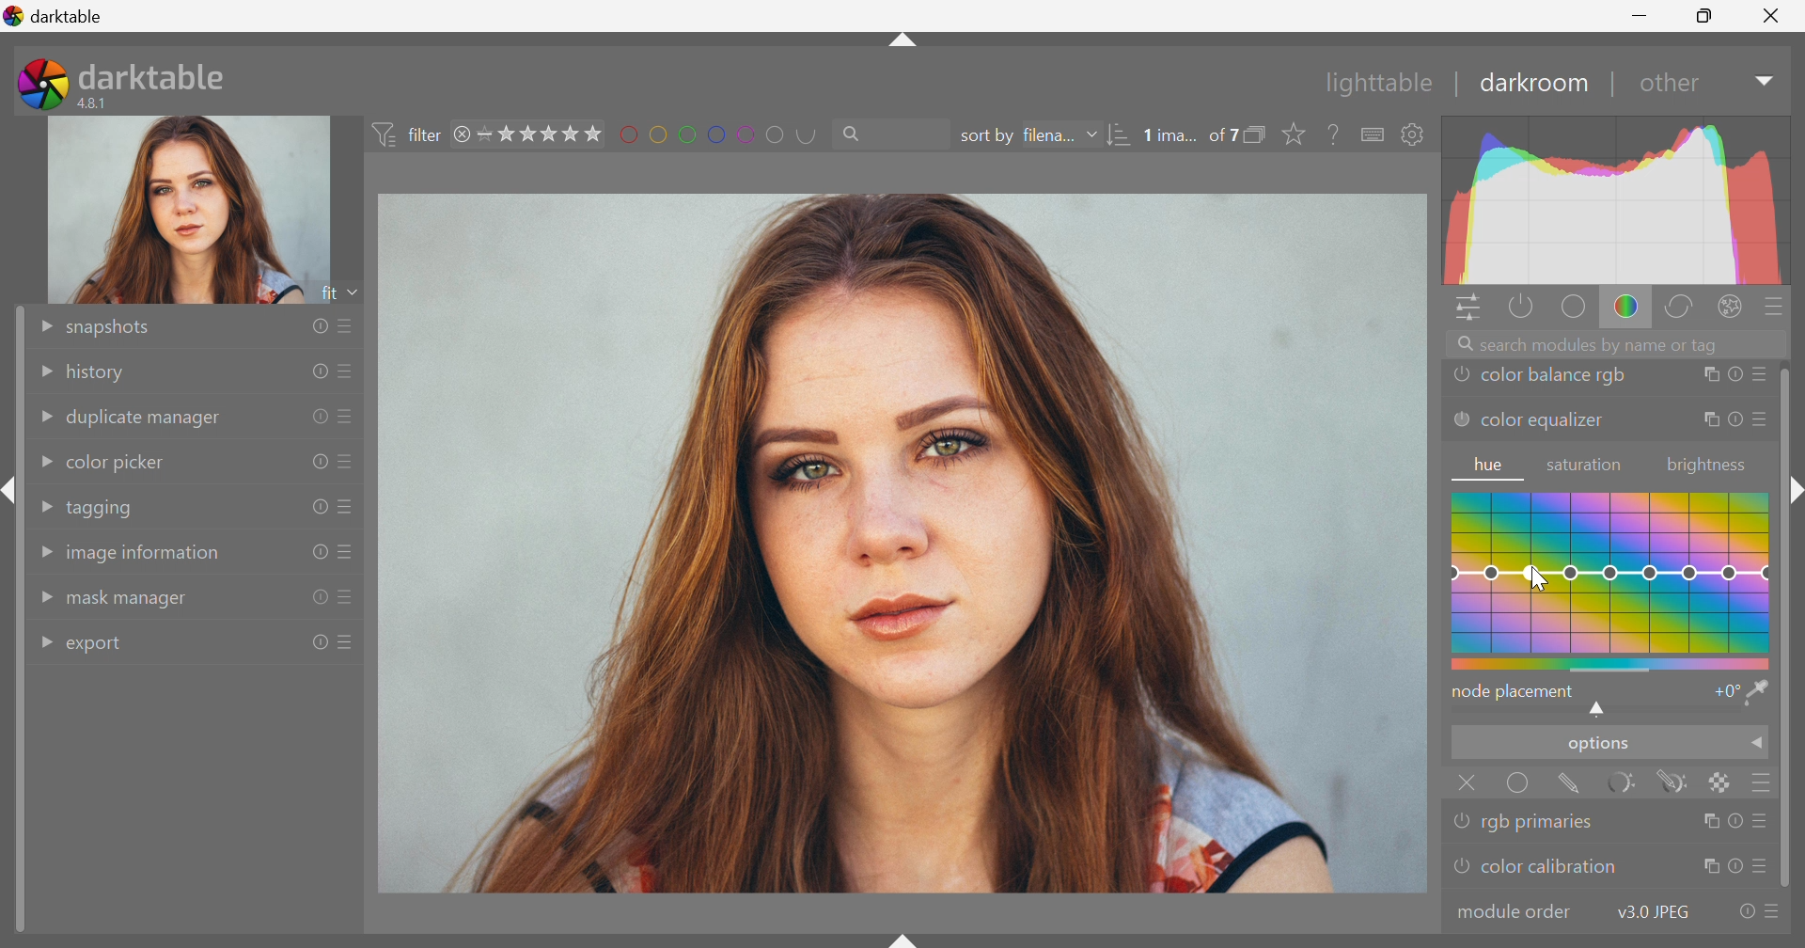 The height and width of the screenshot is (948, 1805). I want to click on options, so click(1594, 746).